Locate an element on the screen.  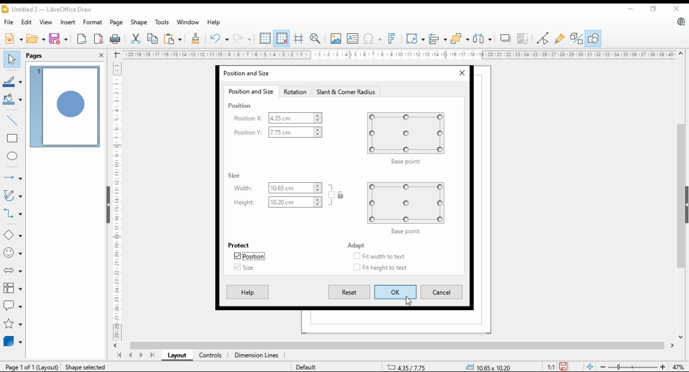
align objects is located at coordinates (438, 39).